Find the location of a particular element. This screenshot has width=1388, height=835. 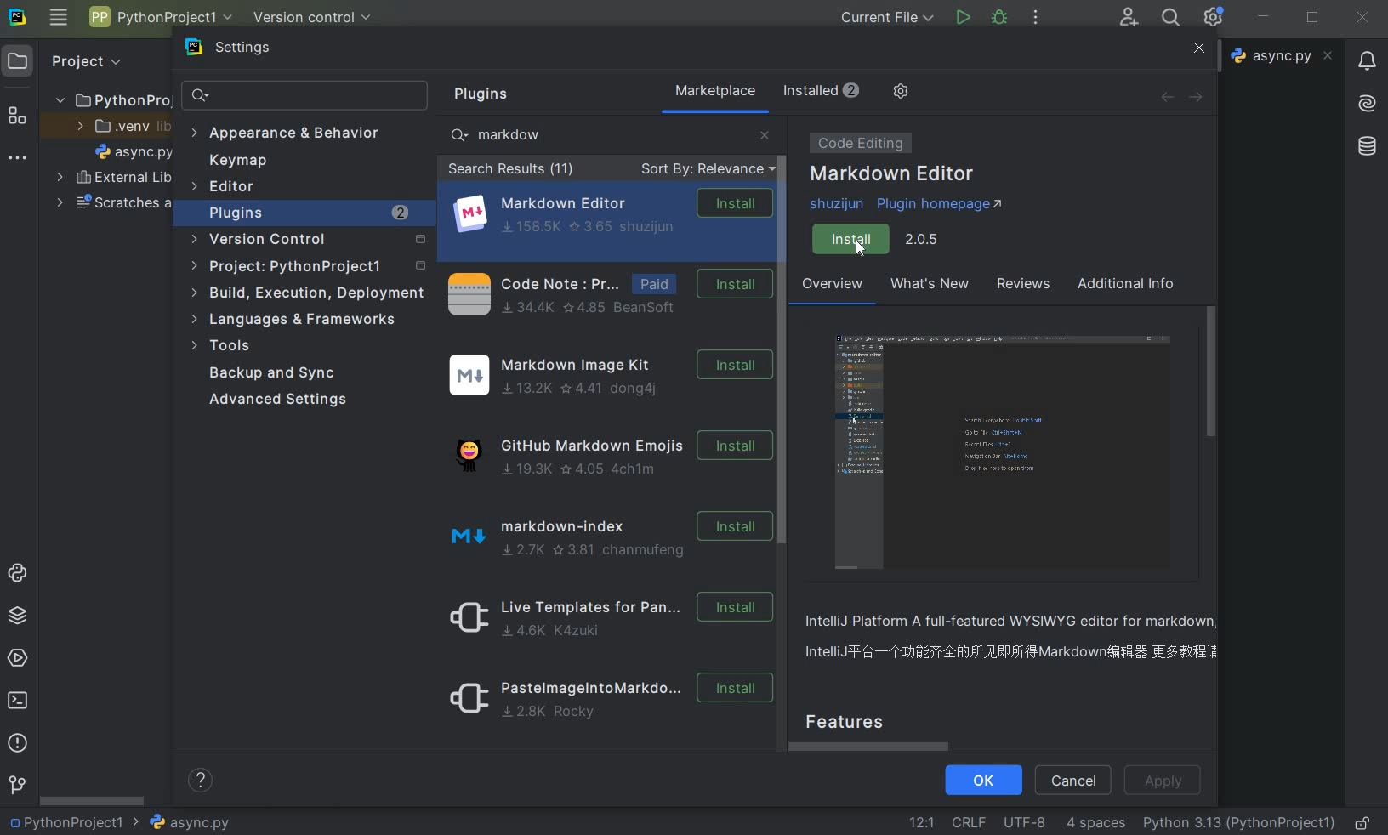

file name is located at coordinates (1282, 56).